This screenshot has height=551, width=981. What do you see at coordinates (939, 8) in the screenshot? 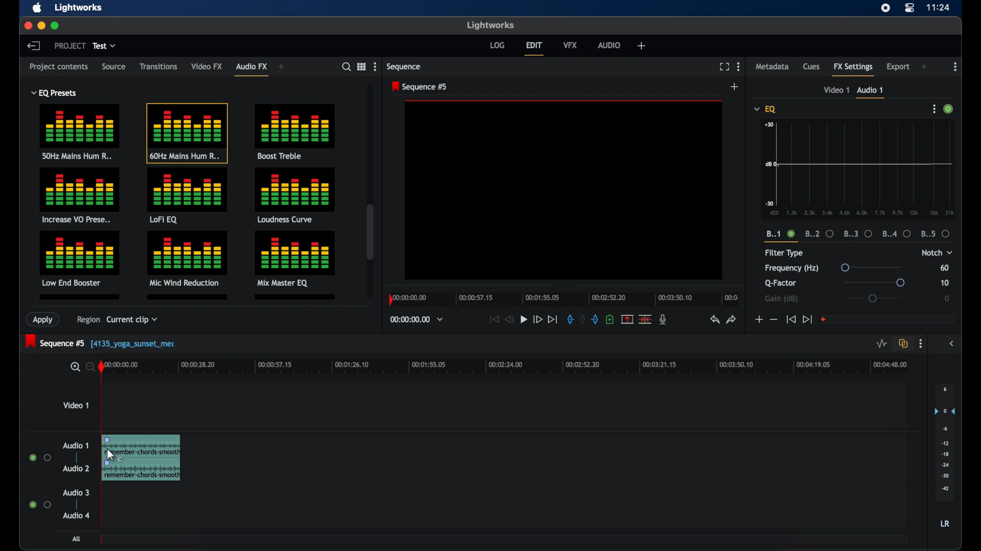
I see `time` at bounding box center [939, 8].